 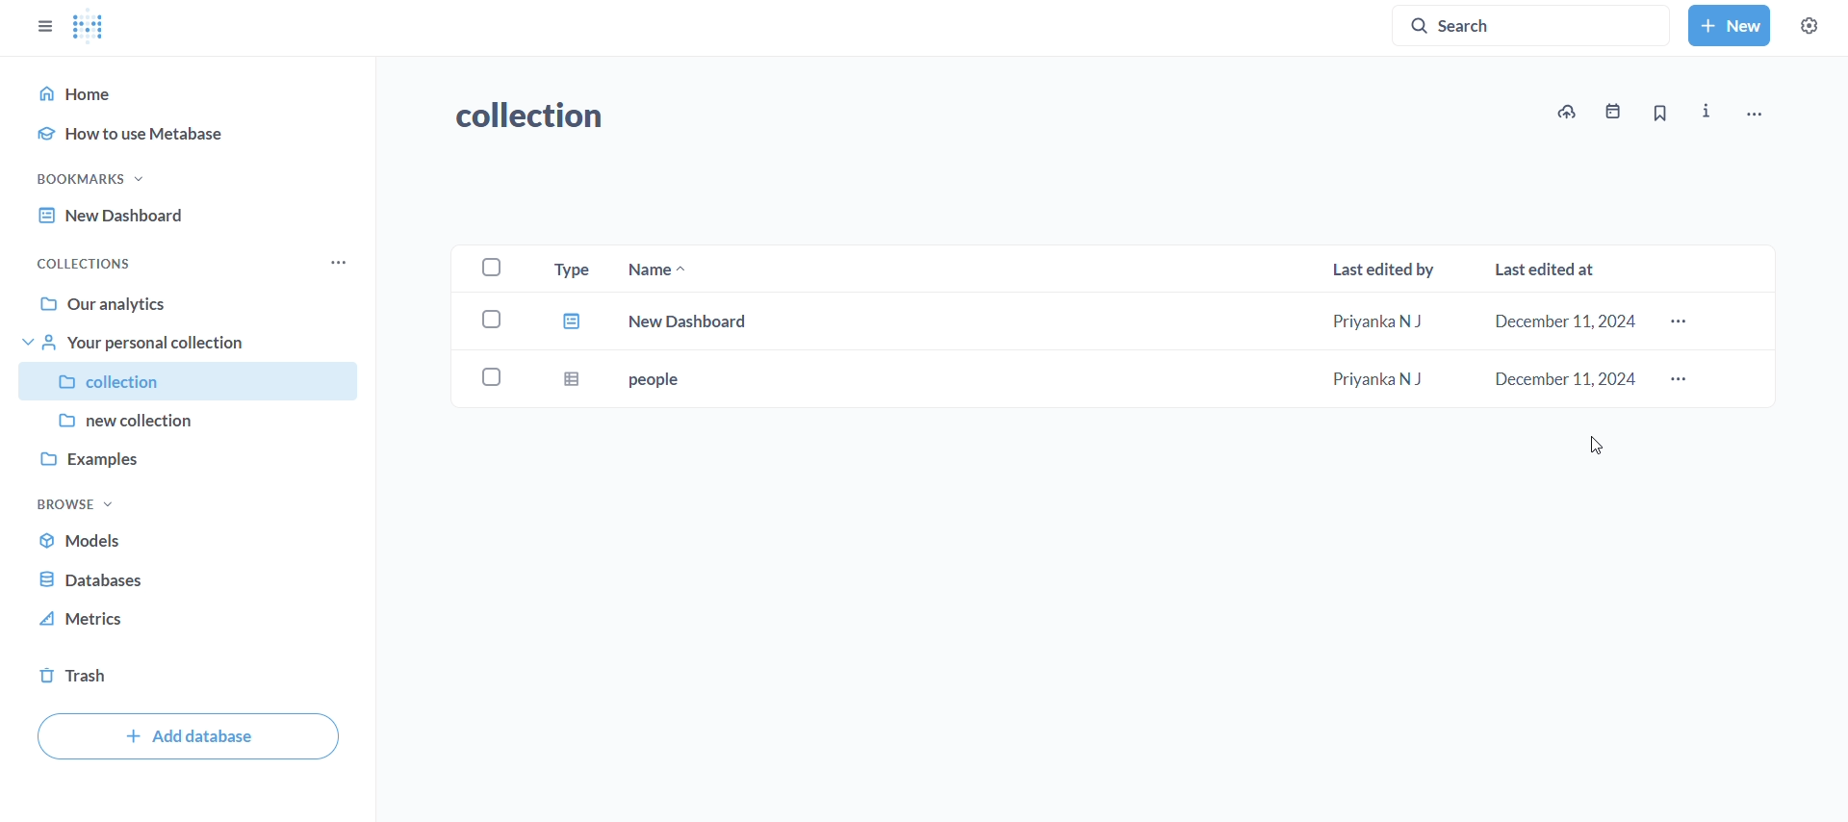 I want to click on logo, so click(x=90, y=29).